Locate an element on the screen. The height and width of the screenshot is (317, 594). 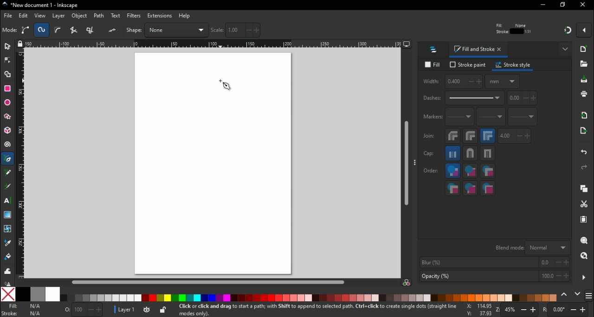
text is located at coordinates (116, 15).